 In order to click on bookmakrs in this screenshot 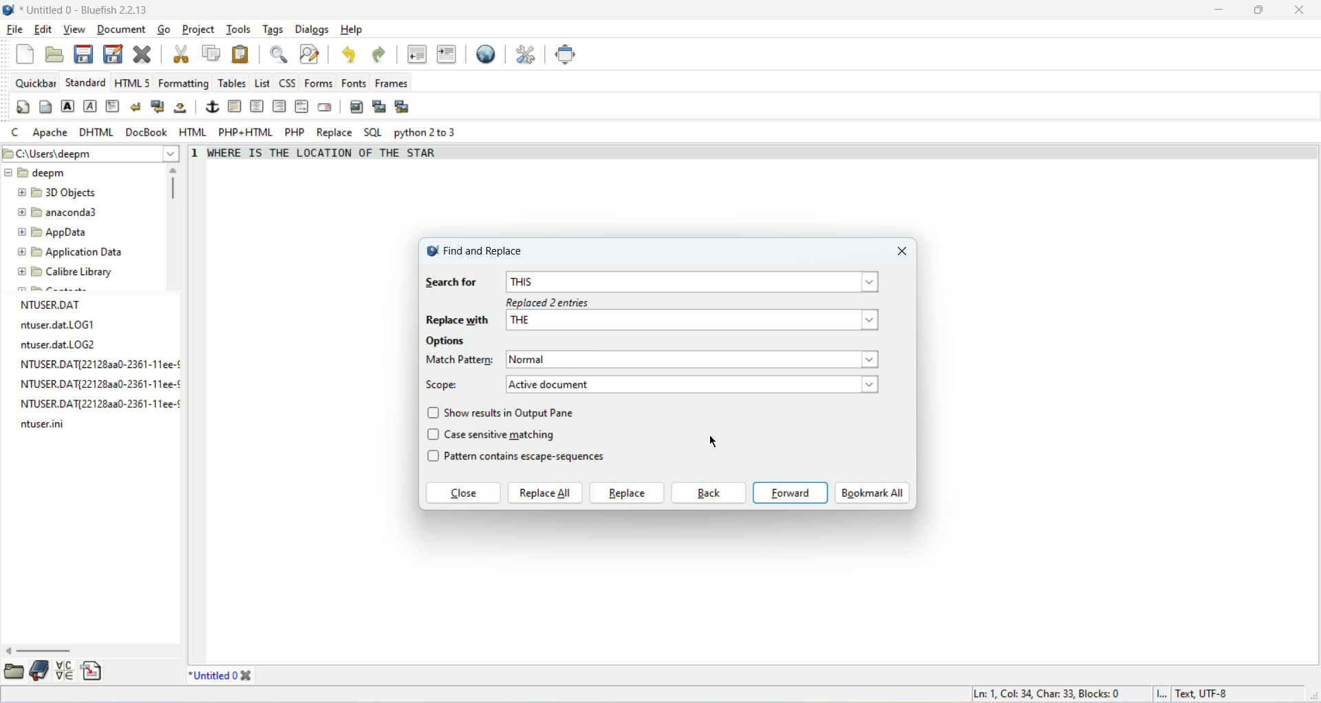, I will do `click(40, 671)`.